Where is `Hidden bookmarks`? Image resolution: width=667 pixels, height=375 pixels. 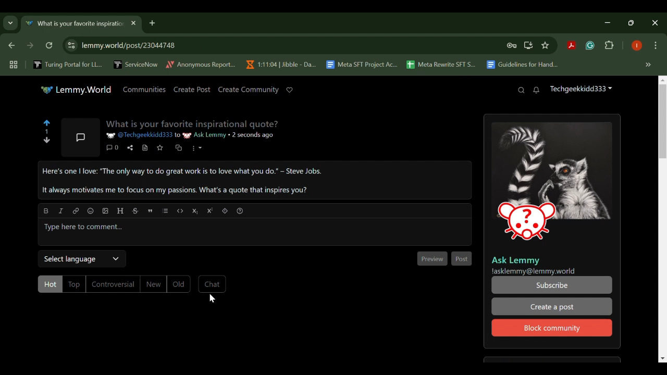 Hidden bookmarks is located at coordinates (649, 65).